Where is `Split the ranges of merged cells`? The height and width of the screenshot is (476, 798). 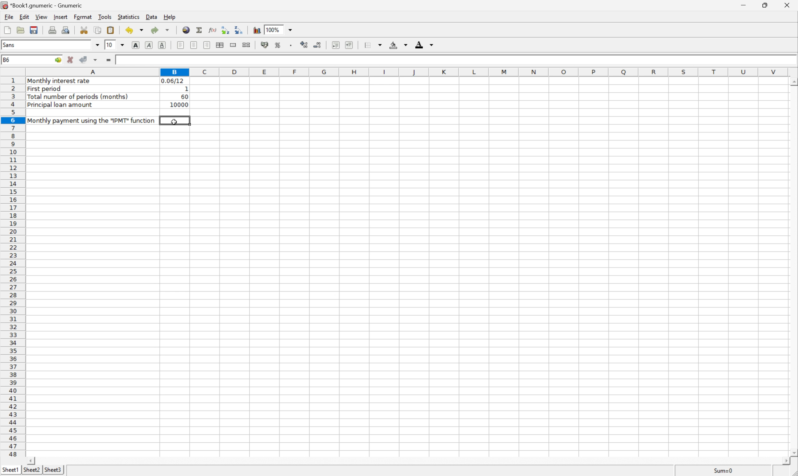
Split the ranges of merged cells is located at coordinates (247, 45).